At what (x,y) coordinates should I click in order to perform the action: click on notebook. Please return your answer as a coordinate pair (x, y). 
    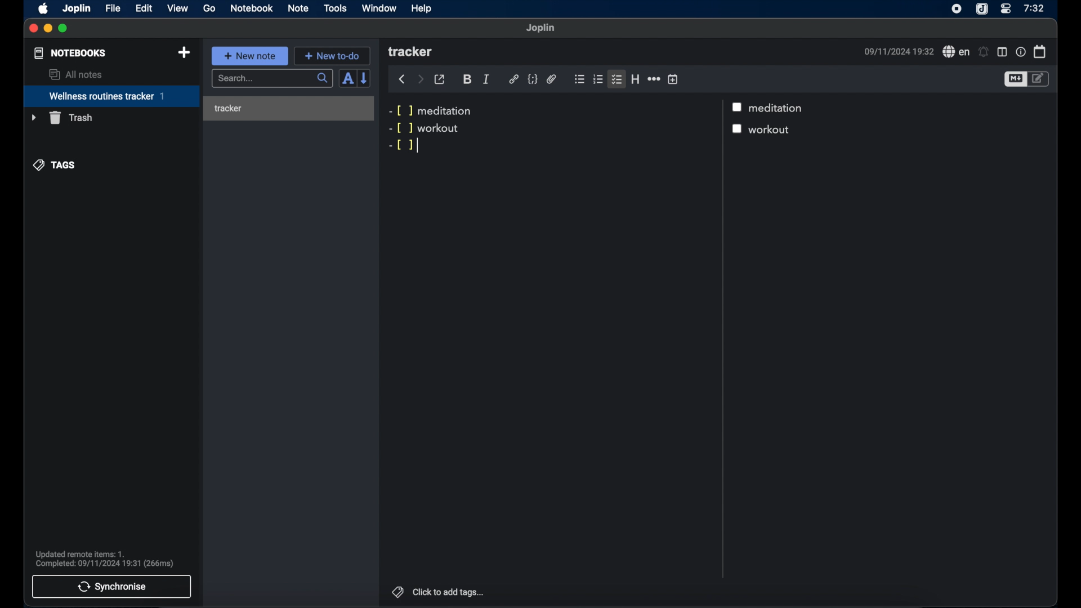
    Looking at the image, I should click on (252, 8).